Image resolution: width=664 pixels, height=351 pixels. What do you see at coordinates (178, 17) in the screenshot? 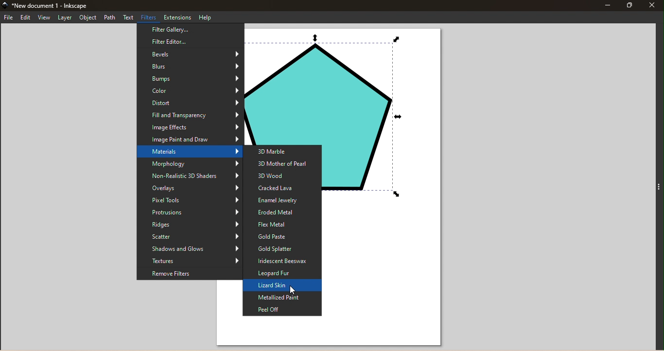
I see `Extensions` at bounding box center [178, 17].